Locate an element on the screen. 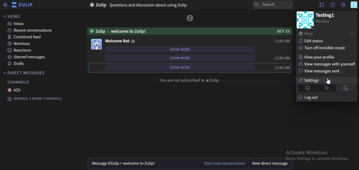  Close is located at coordinates (353, 34).